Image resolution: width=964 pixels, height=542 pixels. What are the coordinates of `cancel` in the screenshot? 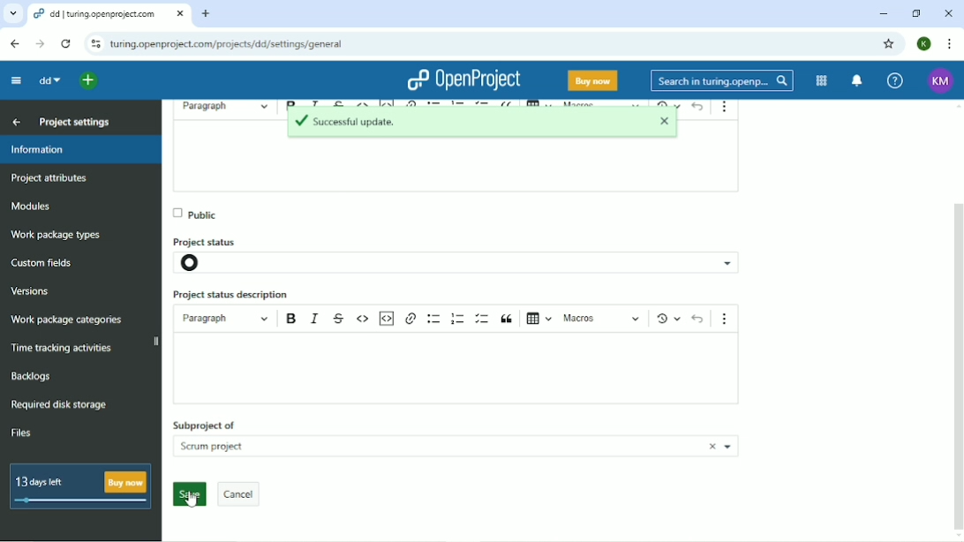 It's located at (242, 493).